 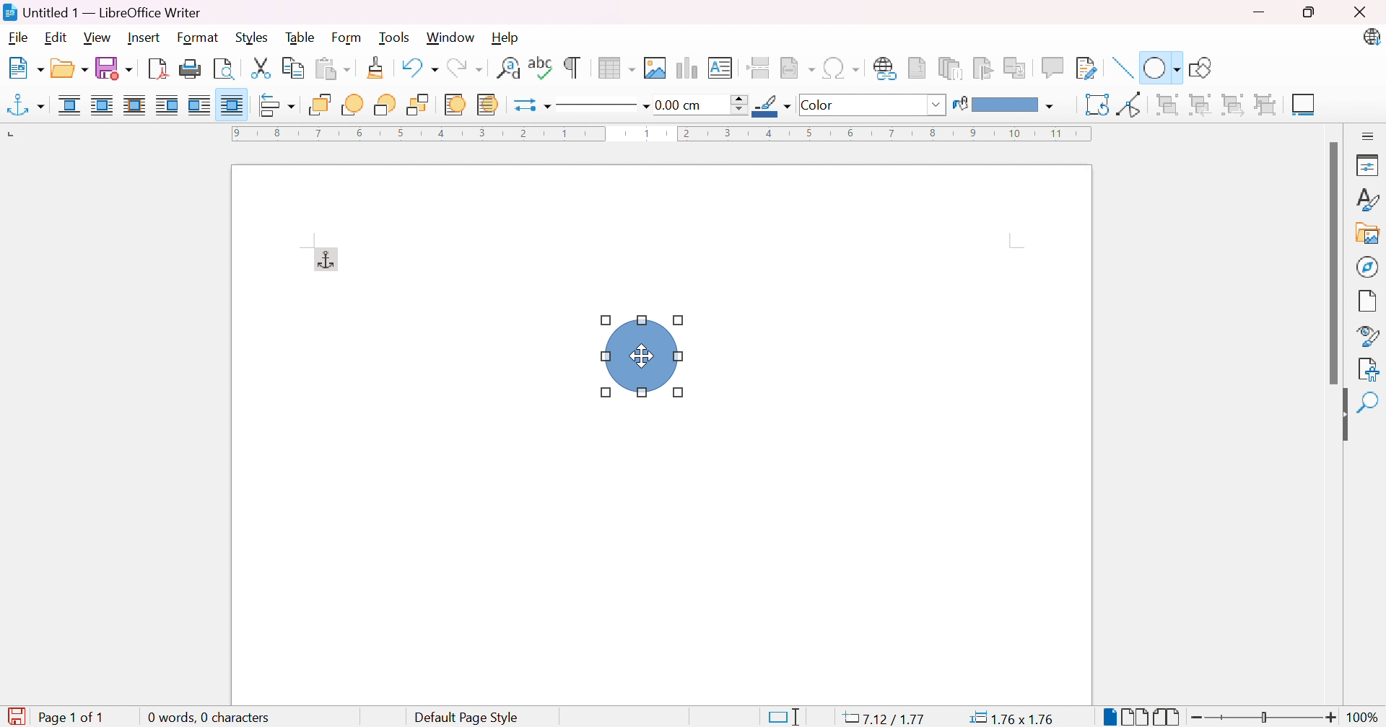 What do you see at coordinates (69, 69) in the screenshot?
I see `Open` at bounding box center [69, 69].